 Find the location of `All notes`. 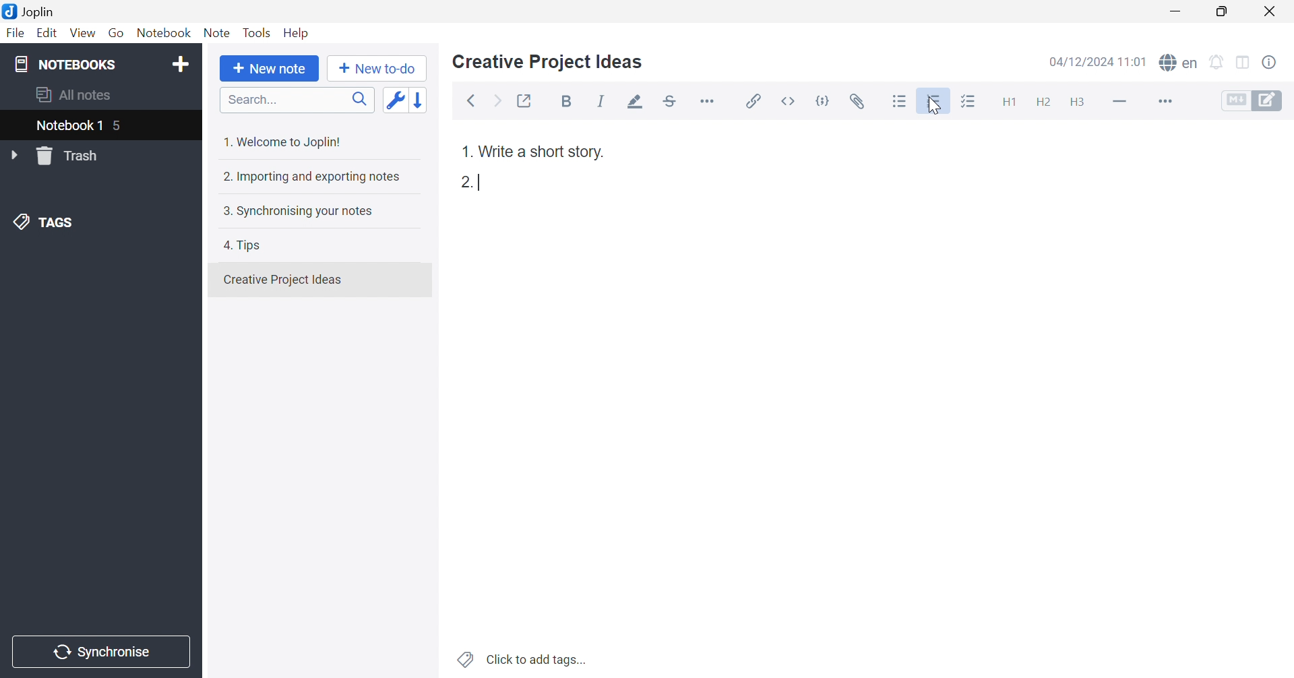

All notes is located at coordinates (71, 94).